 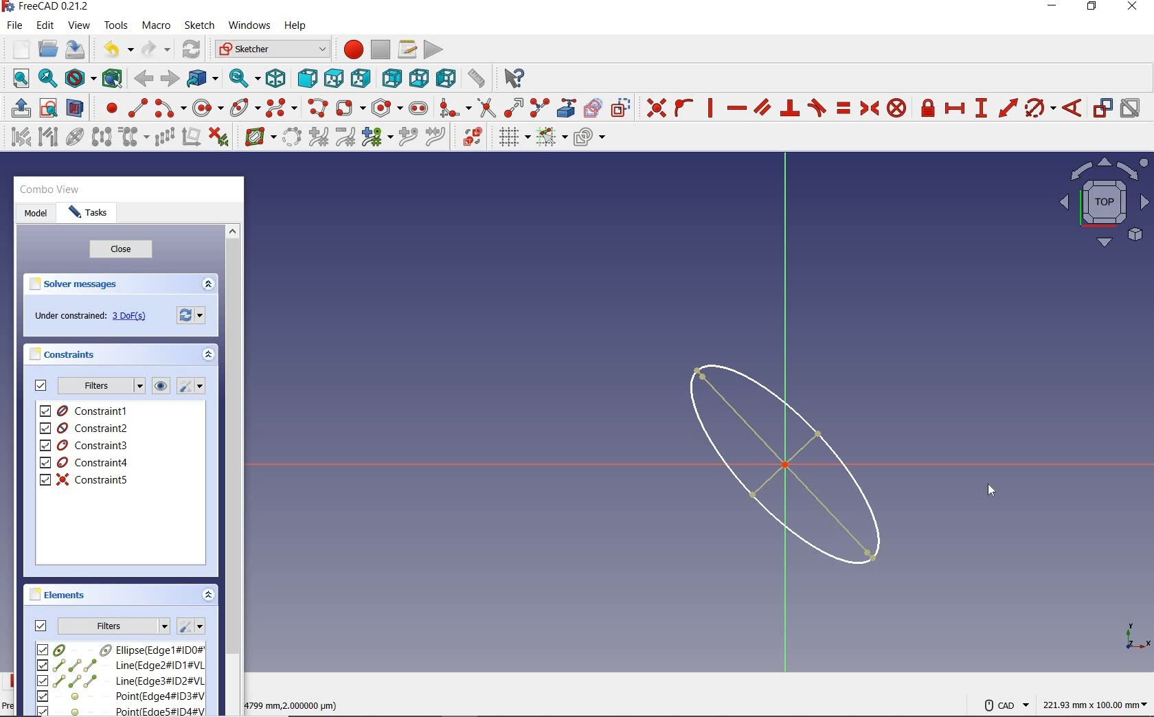 What do you see at coordinates (434, 48) in the screenshot?
I see `execute macro` at bounding box center [434, 48].